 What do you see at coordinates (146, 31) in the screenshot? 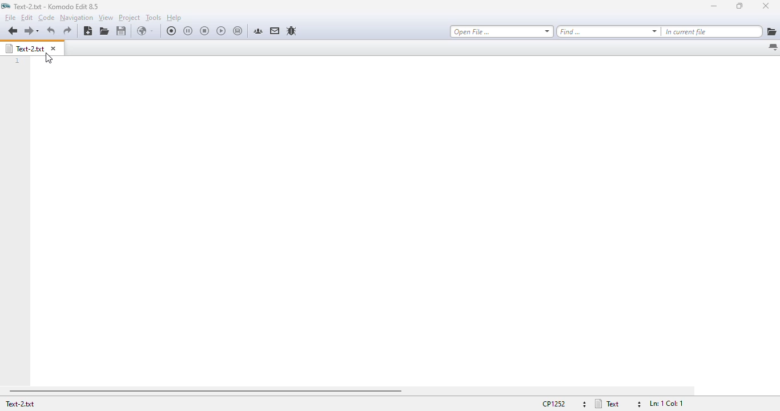
I see `preview buffer in browser` at bounding box center [146, 31].